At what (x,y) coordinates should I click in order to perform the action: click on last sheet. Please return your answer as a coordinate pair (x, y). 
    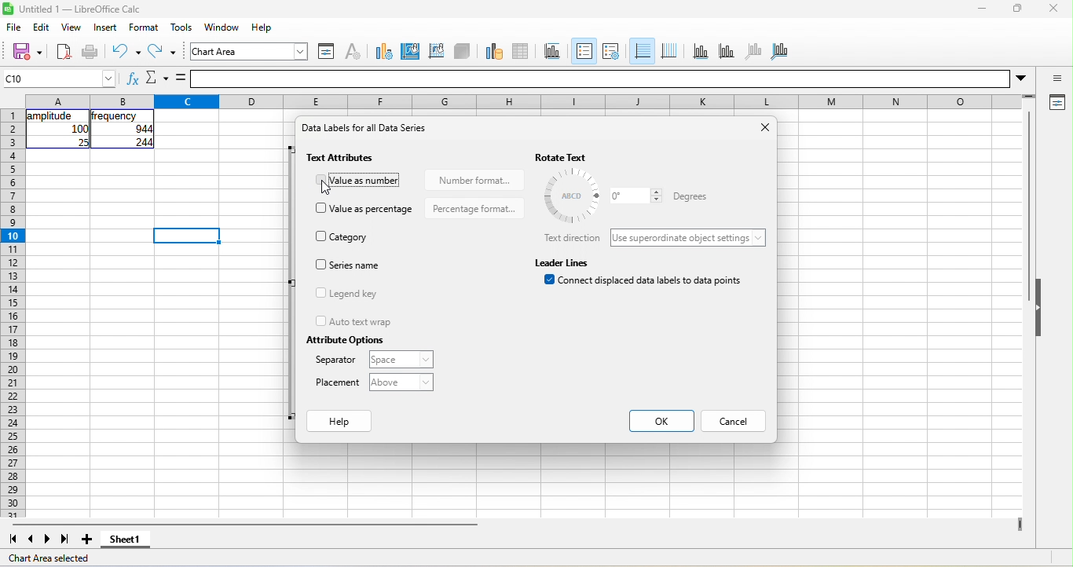
    Looking at the image, I should click on (65, 540).